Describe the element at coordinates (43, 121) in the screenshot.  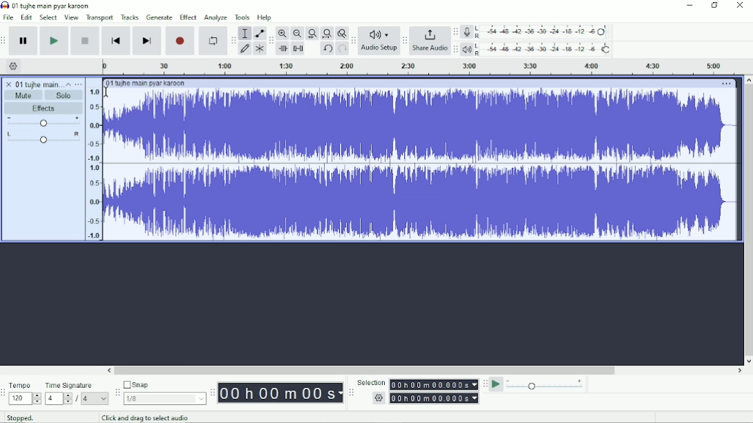
I see `Volume` at that location.